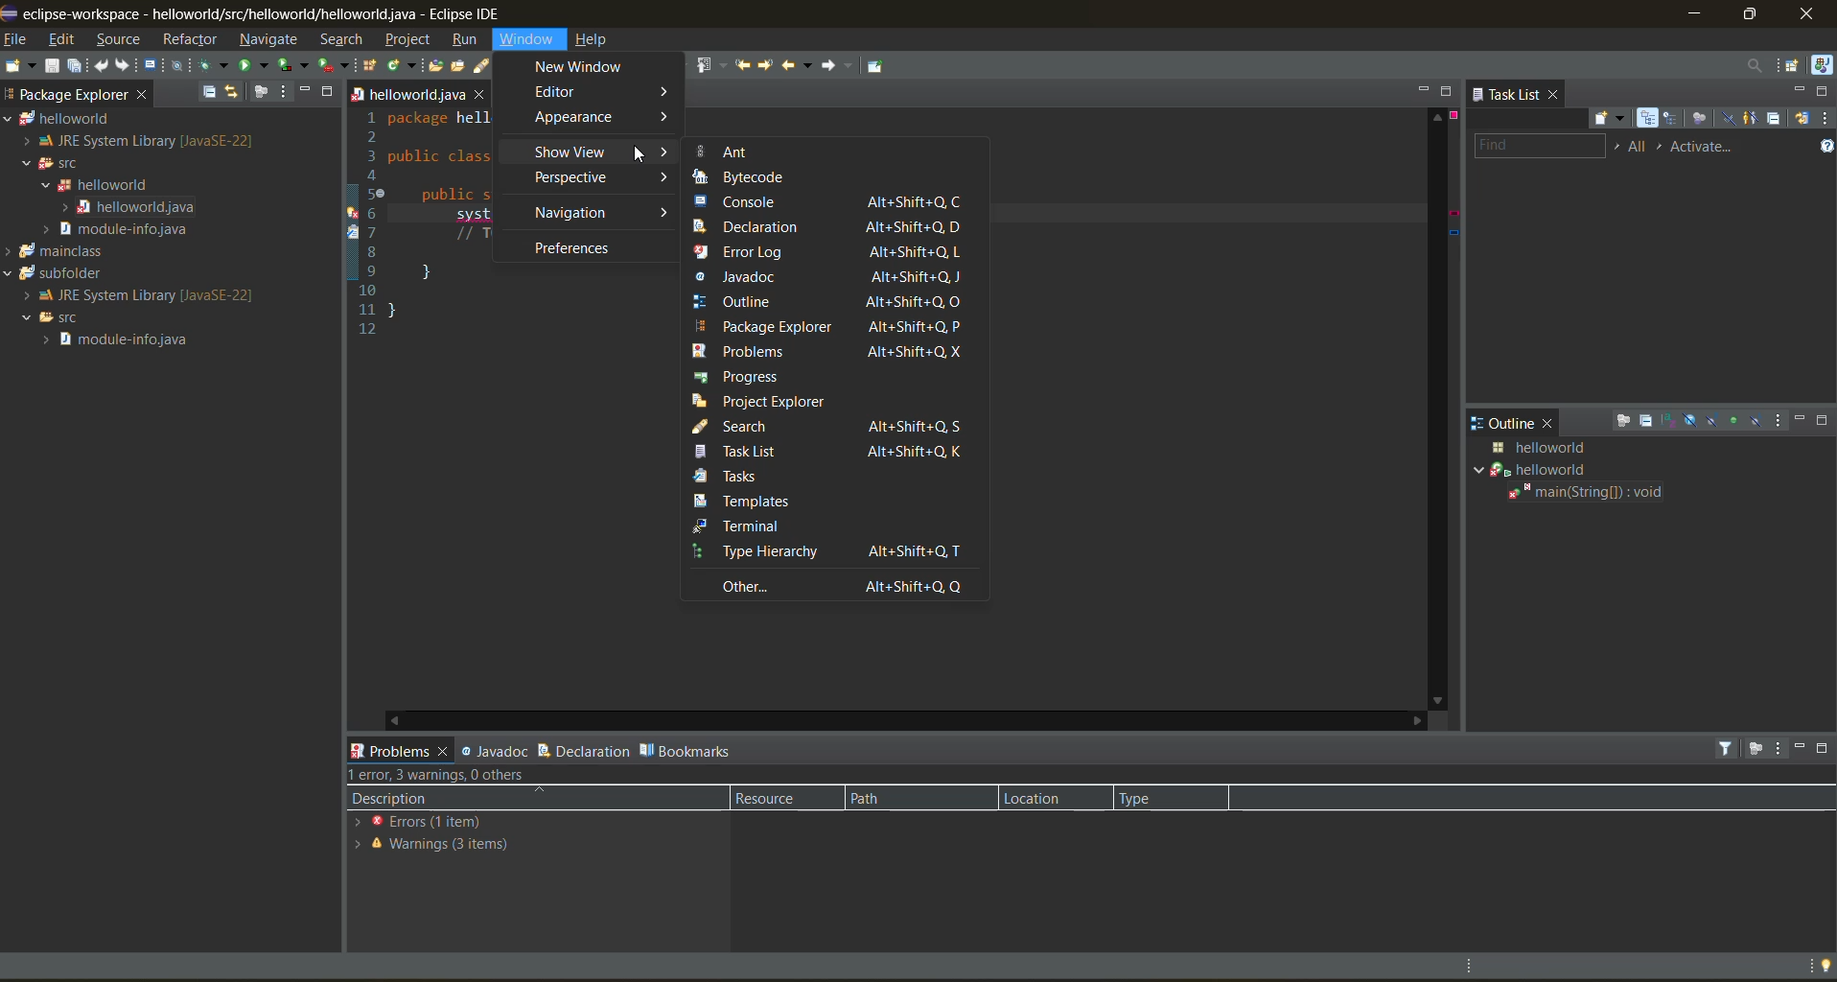 This screenshot has height=982, width=1837. Describe the element at coordinates (437, 66) in the screenshot. I see `open type` at that location.